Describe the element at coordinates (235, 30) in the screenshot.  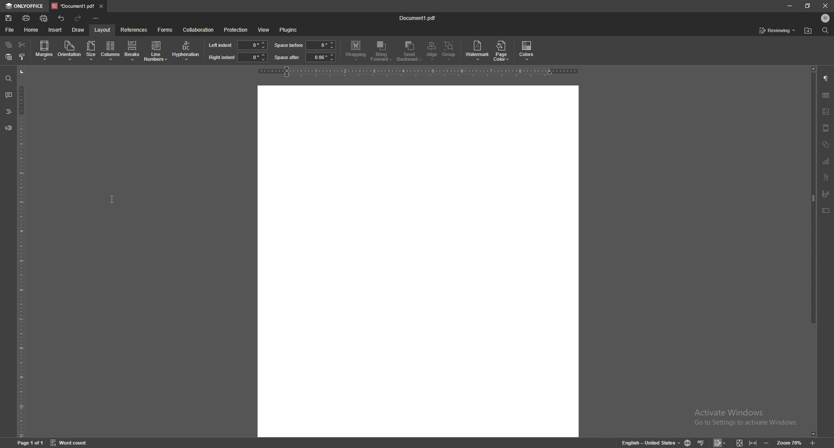
I see `protection` at that location.